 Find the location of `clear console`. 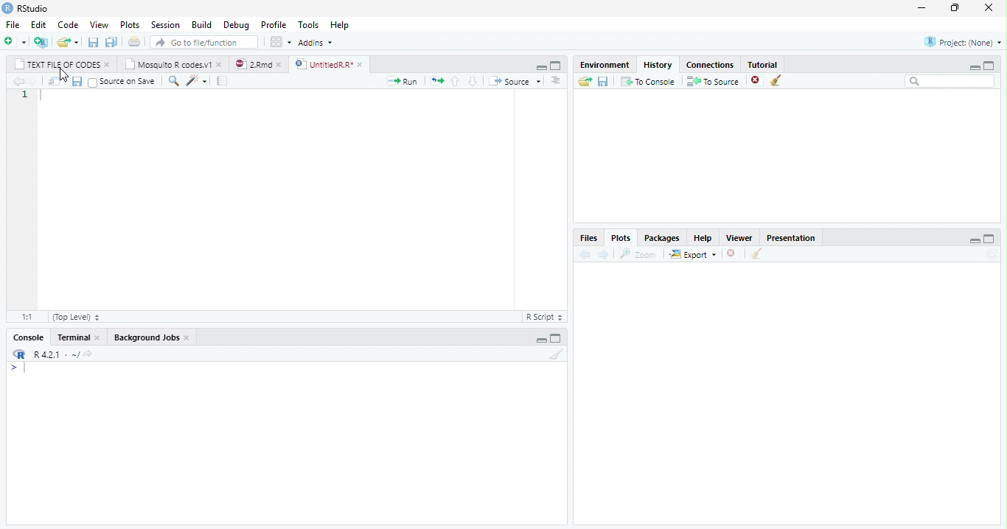

clear console is located at coordinates (556, 355).